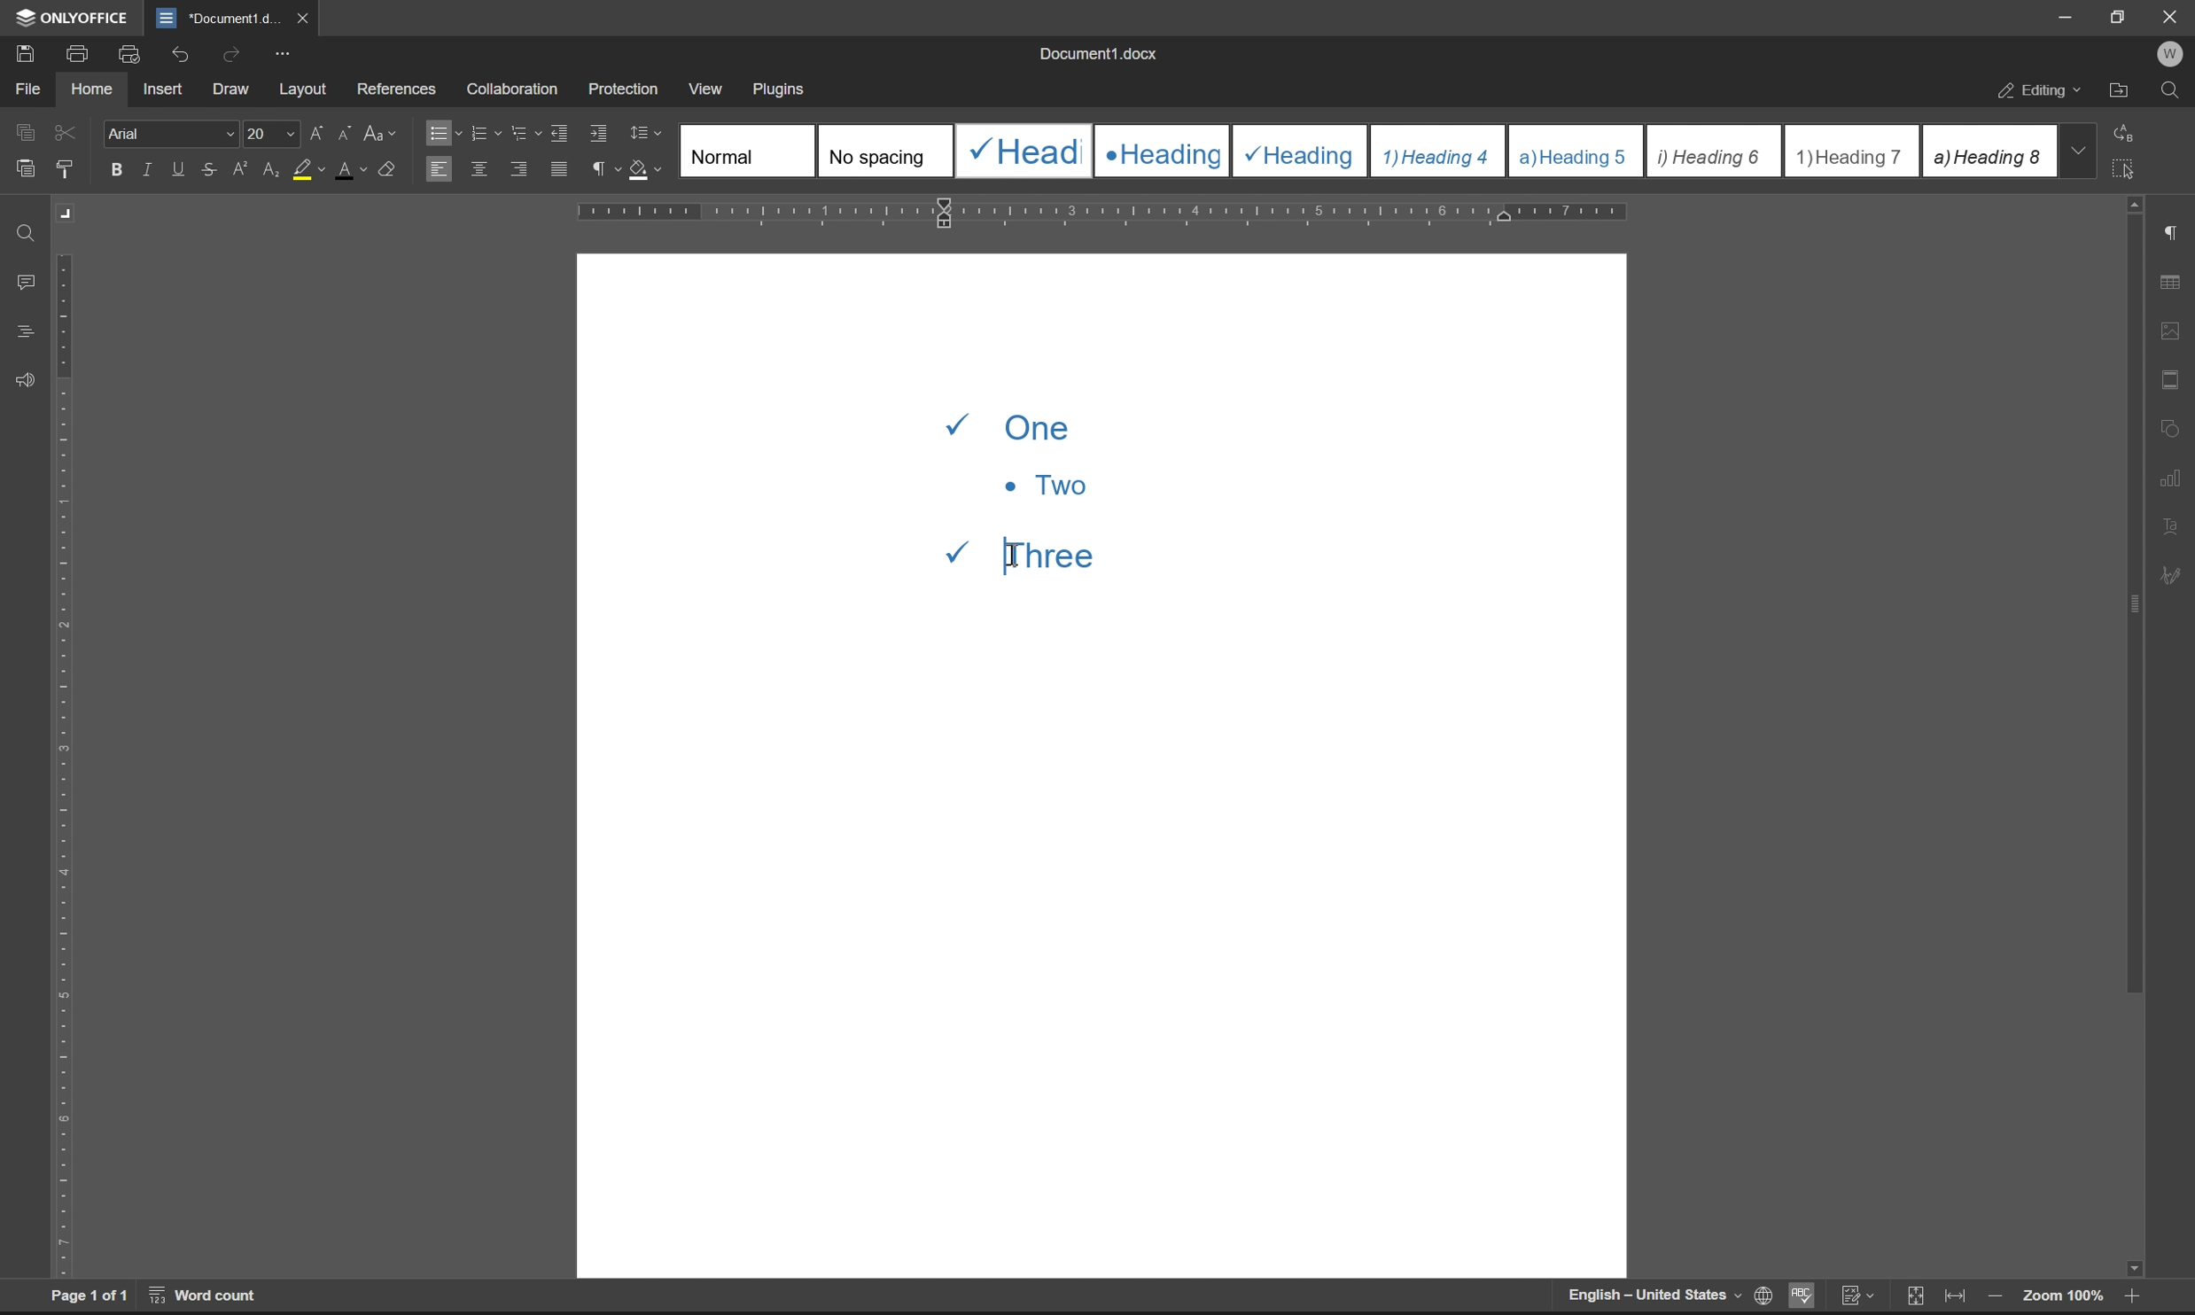  What do you see at coordinates (518, 89) in the screenshot?
I see `collaboration` at bounding box center [518, 89].